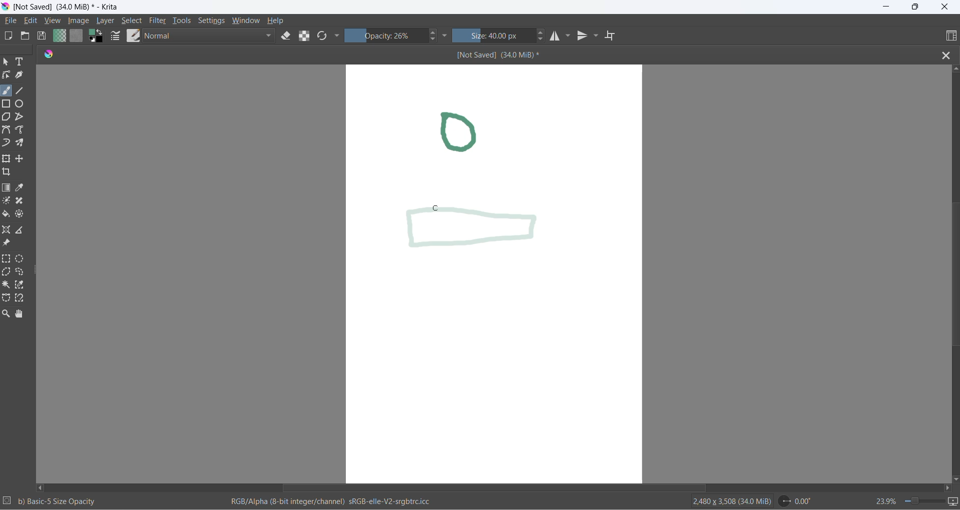 The height and width of the screenshot is (510, 960). Describe the element at coordinates (212, 36) in the screenshot. I see `blending mode` at that location.